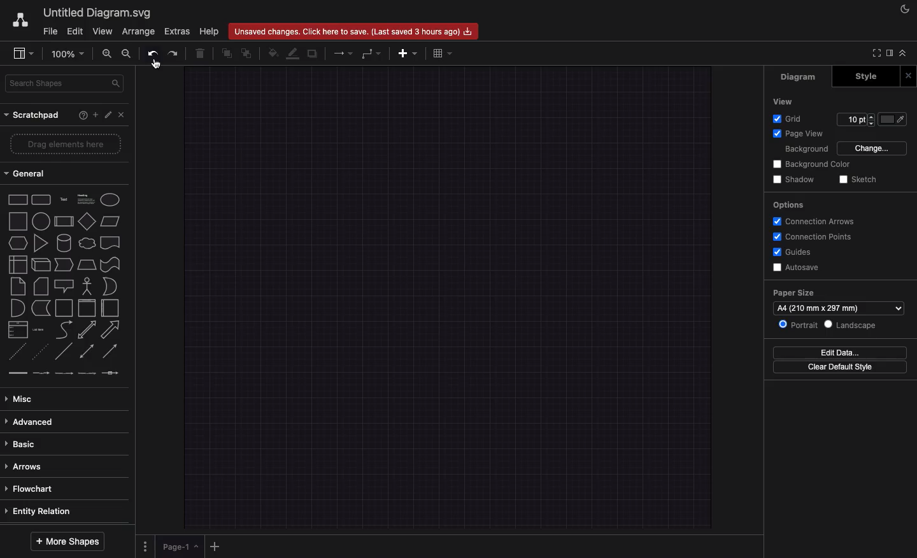  Describe the element at coordinates (213, 545) in the screenshot. I see `Add` at that location.